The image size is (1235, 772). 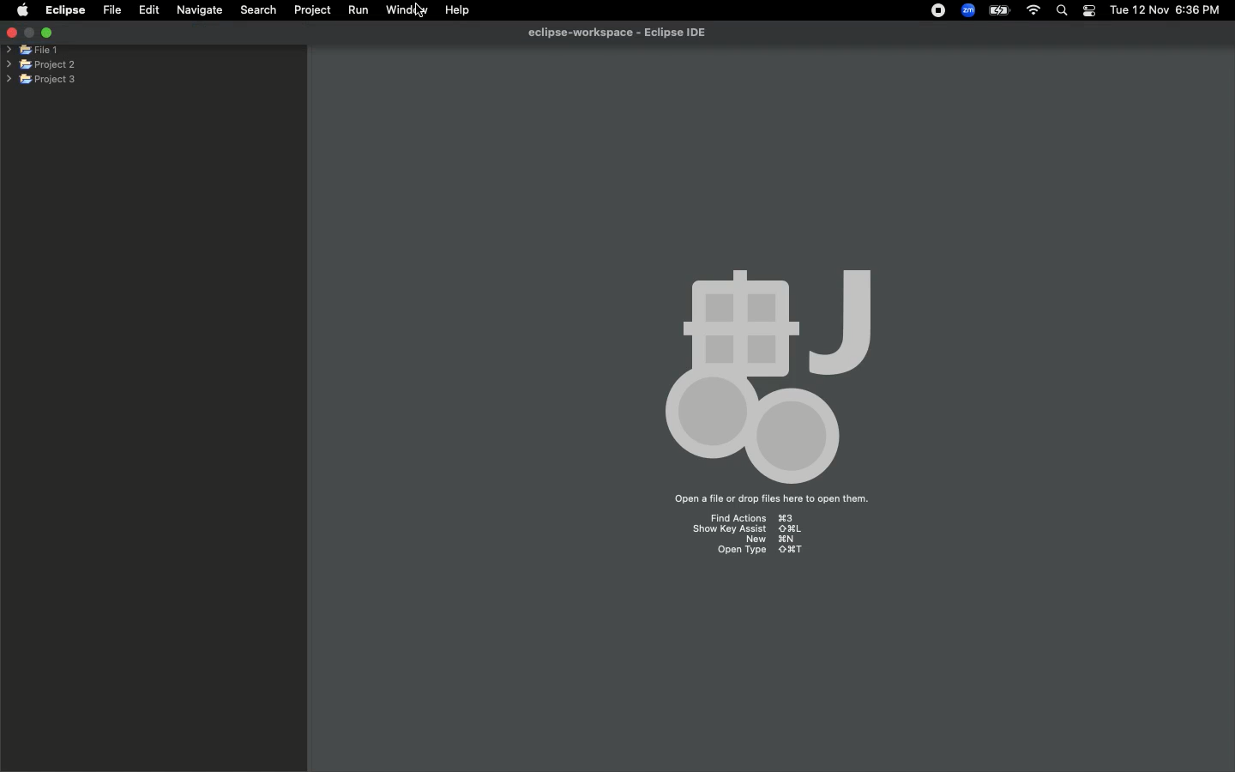 I want to click on Apple logo, so click(x=22, y=9).